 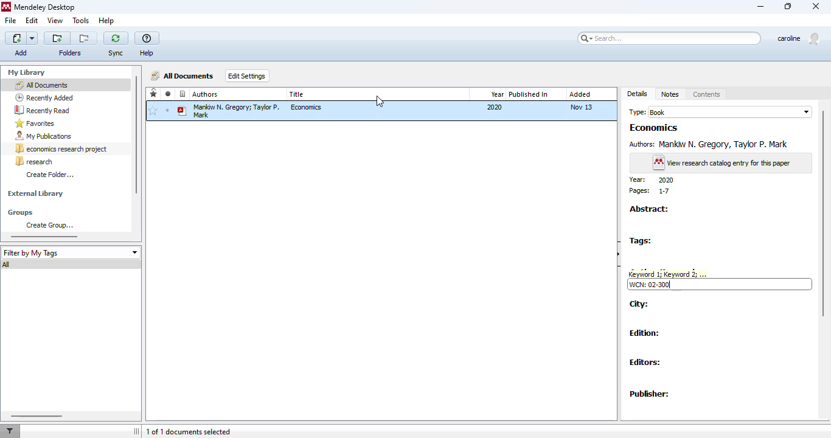 I want to click on vertical scroll bar, so click(x=824, y=214).